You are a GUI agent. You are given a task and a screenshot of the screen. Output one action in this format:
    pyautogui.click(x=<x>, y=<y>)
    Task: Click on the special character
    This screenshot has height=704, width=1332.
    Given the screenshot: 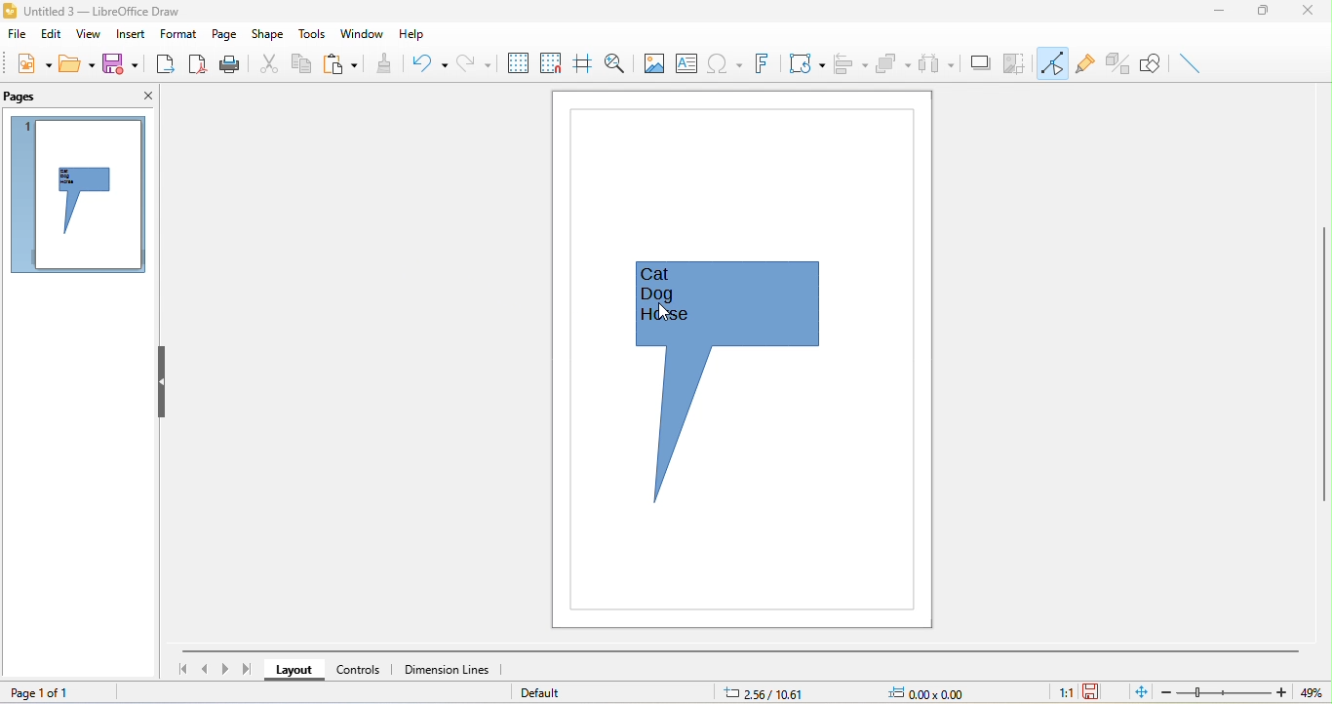 What is the action you would take?
    pyautogui.click(x=725, y=62)
    